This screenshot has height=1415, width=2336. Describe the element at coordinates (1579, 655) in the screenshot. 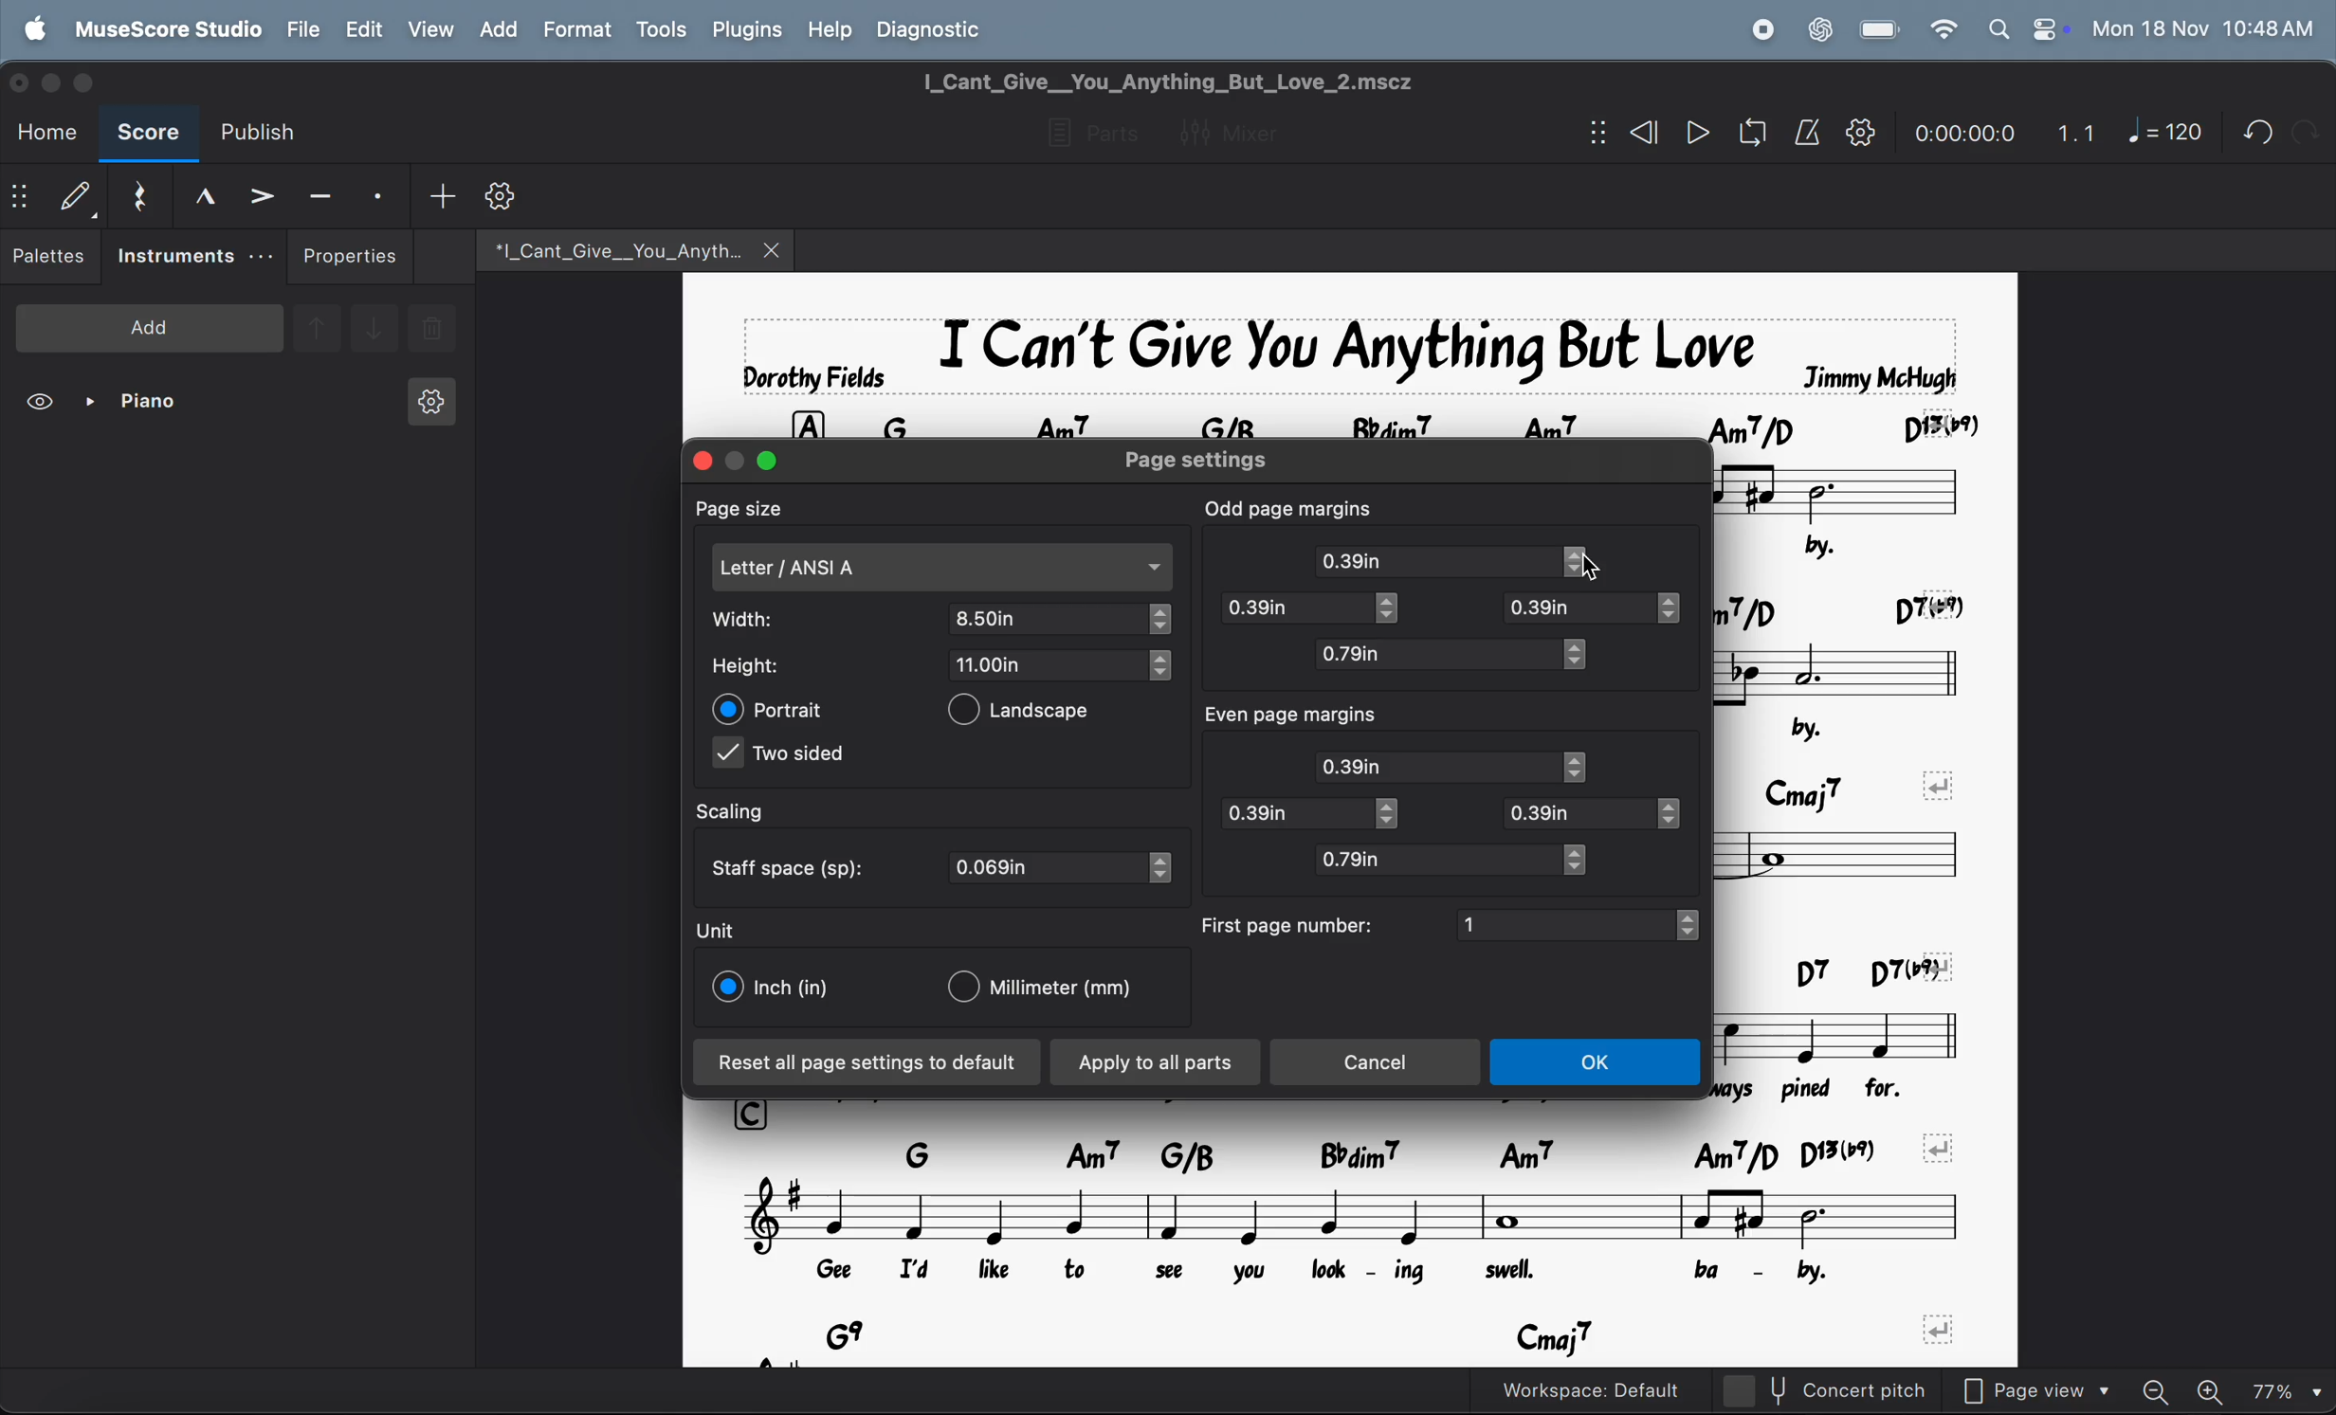

I see `toggle` at that location.